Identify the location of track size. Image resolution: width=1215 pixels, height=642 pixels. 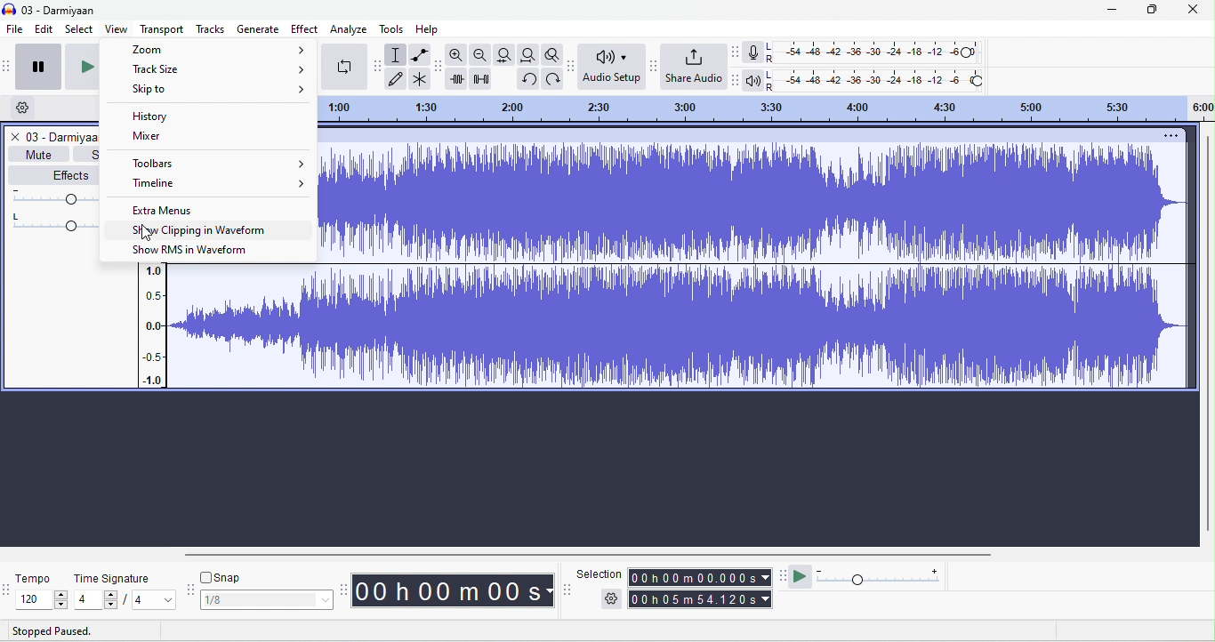
(216, 70).